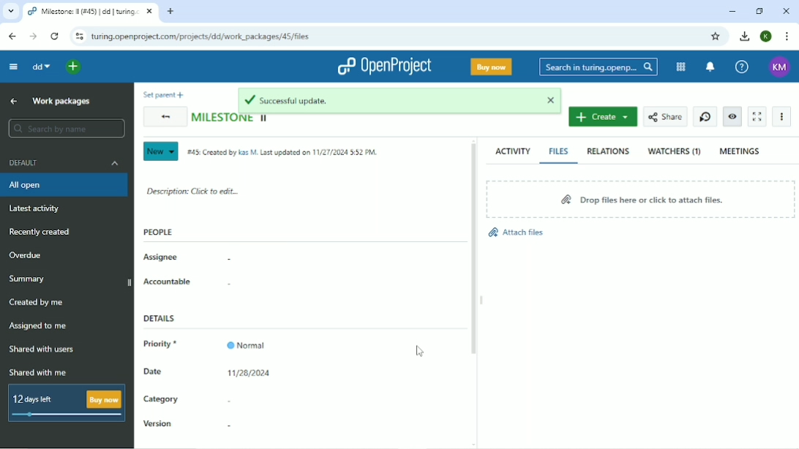 This screenshot has height=449, width=799. Describe the element at coordinates (513, 151) in the screenshot. I see `Activity` at that location.